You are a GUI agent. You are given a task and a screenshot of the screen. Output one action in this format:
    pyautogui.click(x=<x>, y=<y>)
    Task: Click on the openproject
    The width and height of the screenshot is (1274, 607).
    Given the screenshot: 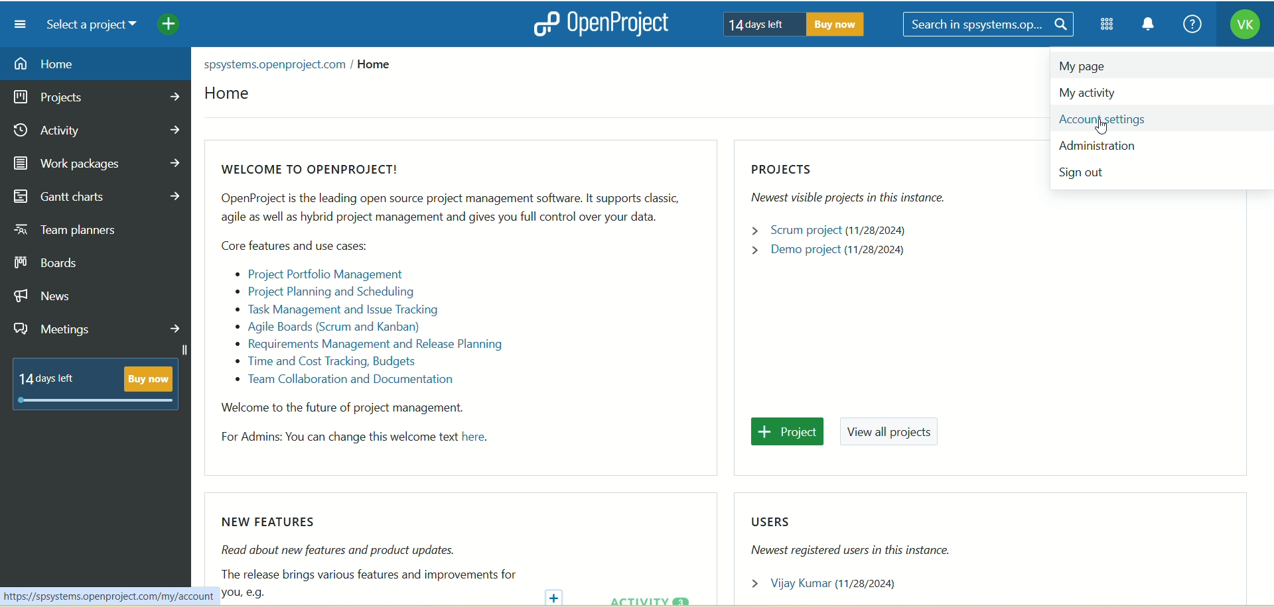 What is the action you would take?
    pyautogui.click(x=598, y=23)
    